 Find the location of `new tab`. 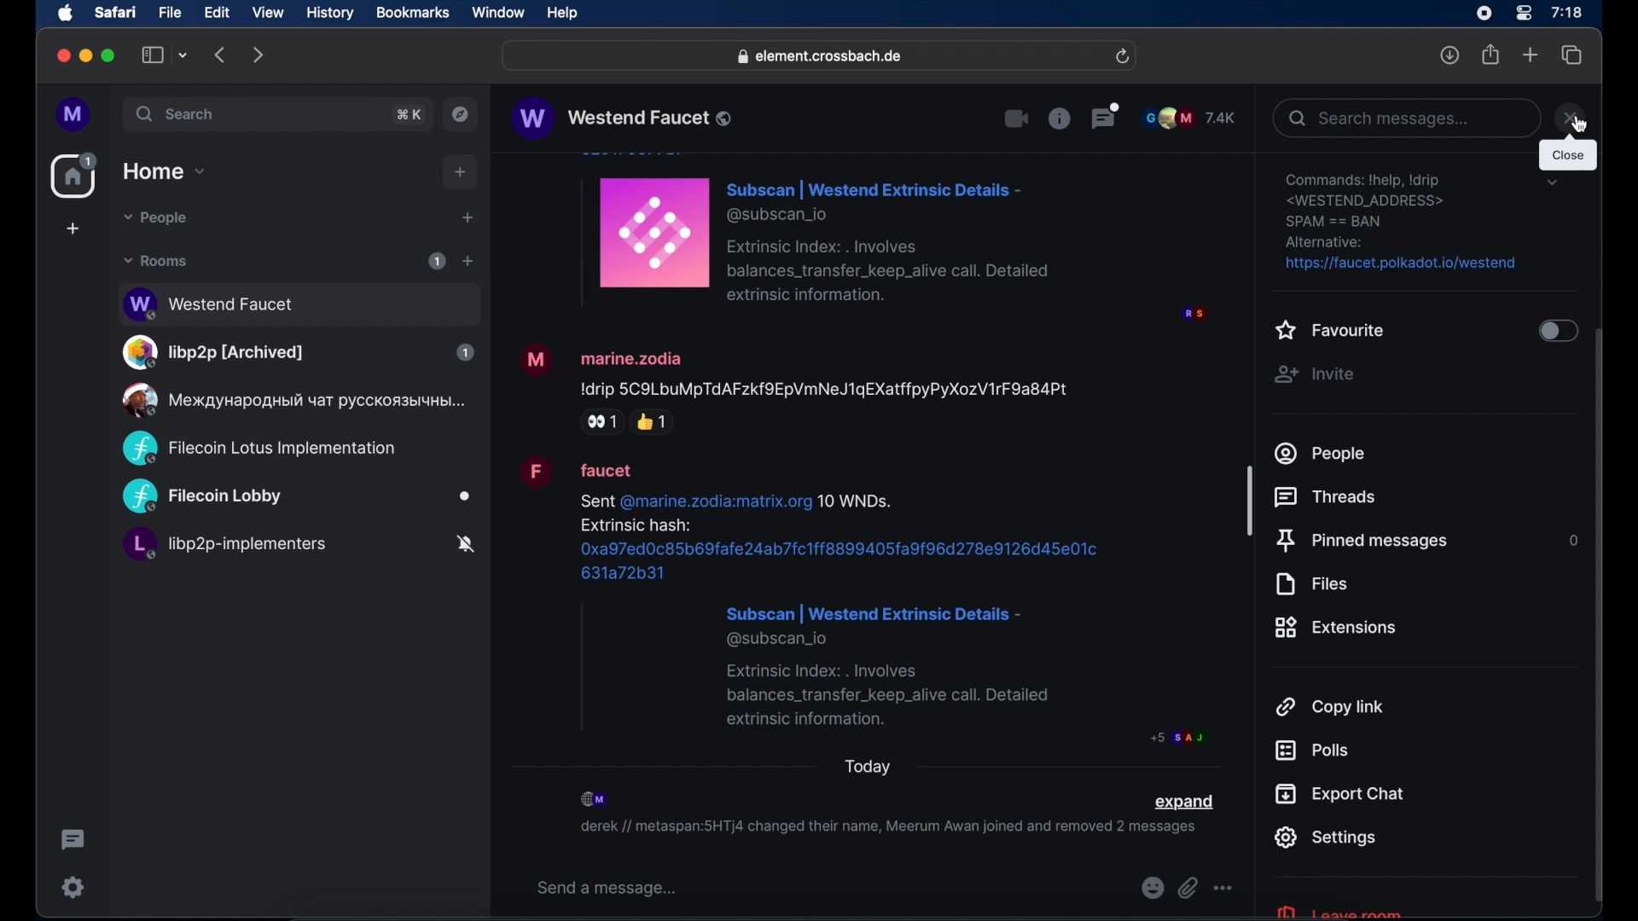

new tab is located at coordinates (1531, 54).